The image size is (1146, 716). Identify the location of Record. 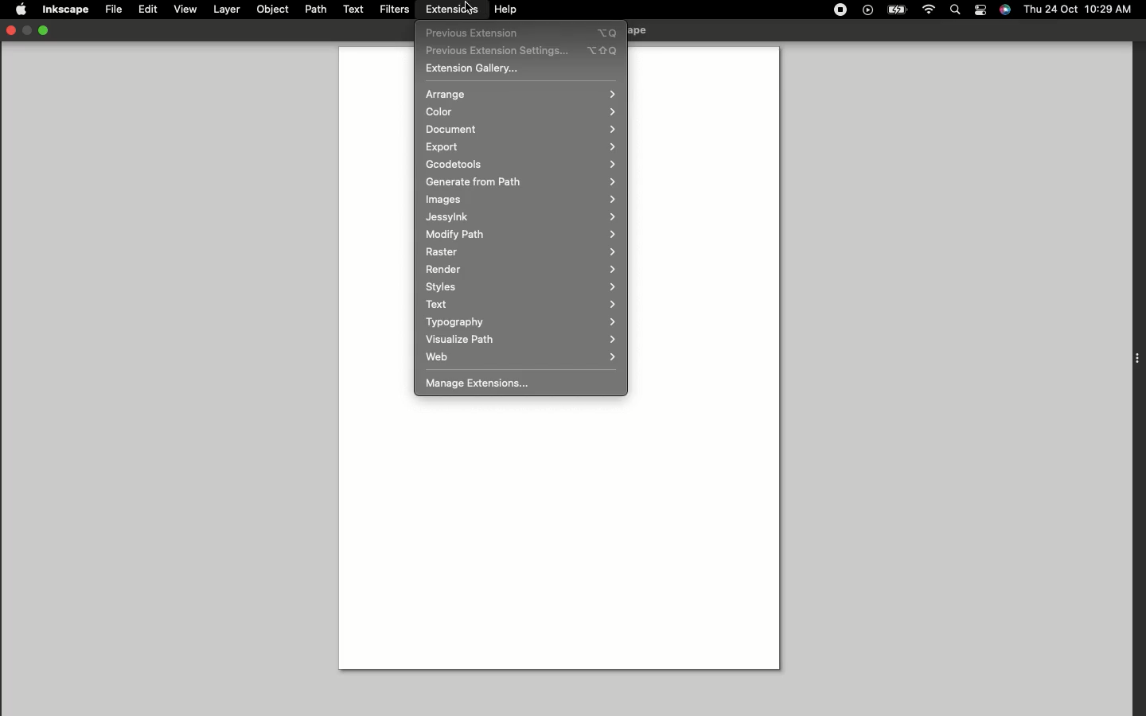
(840, 10).